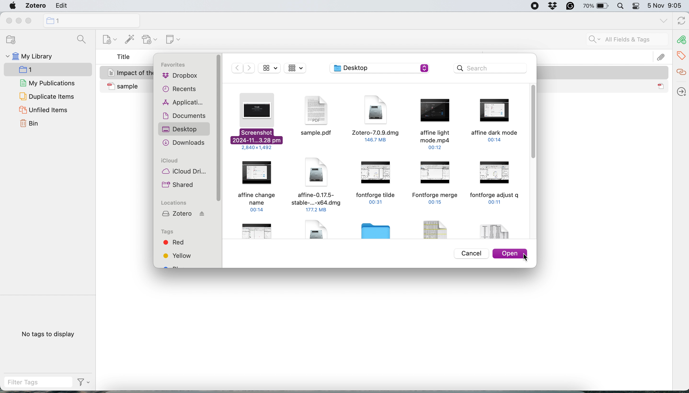 This screenshot has height=393, width=689. I want to click on attachements, so click(681, 40).